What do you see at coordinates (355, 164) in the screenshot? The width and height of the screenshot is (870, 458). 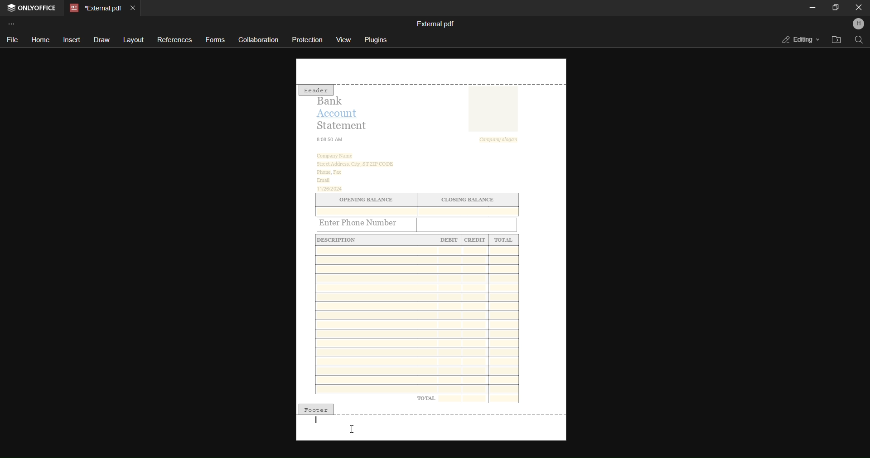 I see `‘Street Address. City, ST ZIP CODE` at bounding box center [355, 164].